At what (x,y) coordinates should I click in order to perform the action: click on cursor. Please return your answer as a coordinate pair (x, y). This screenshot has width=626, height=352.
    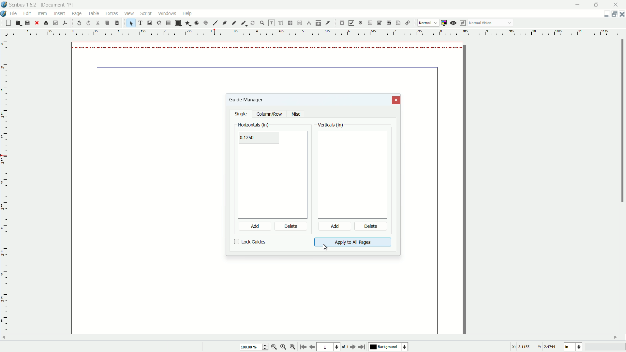
    Looking at the image, I should click on (325, 247).